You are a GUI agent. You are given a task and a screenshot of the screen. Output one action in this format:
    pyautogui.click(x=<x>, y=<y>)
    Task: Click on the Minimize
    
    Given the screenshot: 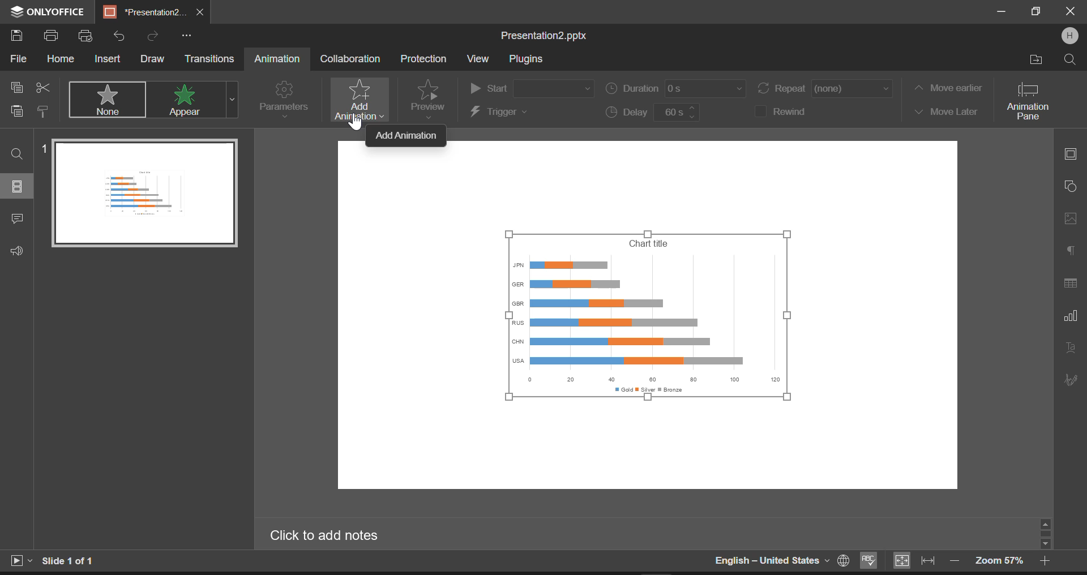 What is the action you would take?
    pyautogui.click(x=1037, y=12)
    